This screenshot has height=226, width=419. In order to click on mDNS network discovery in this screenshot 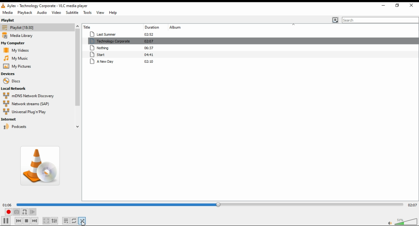, I will do `click(30, 95)`.